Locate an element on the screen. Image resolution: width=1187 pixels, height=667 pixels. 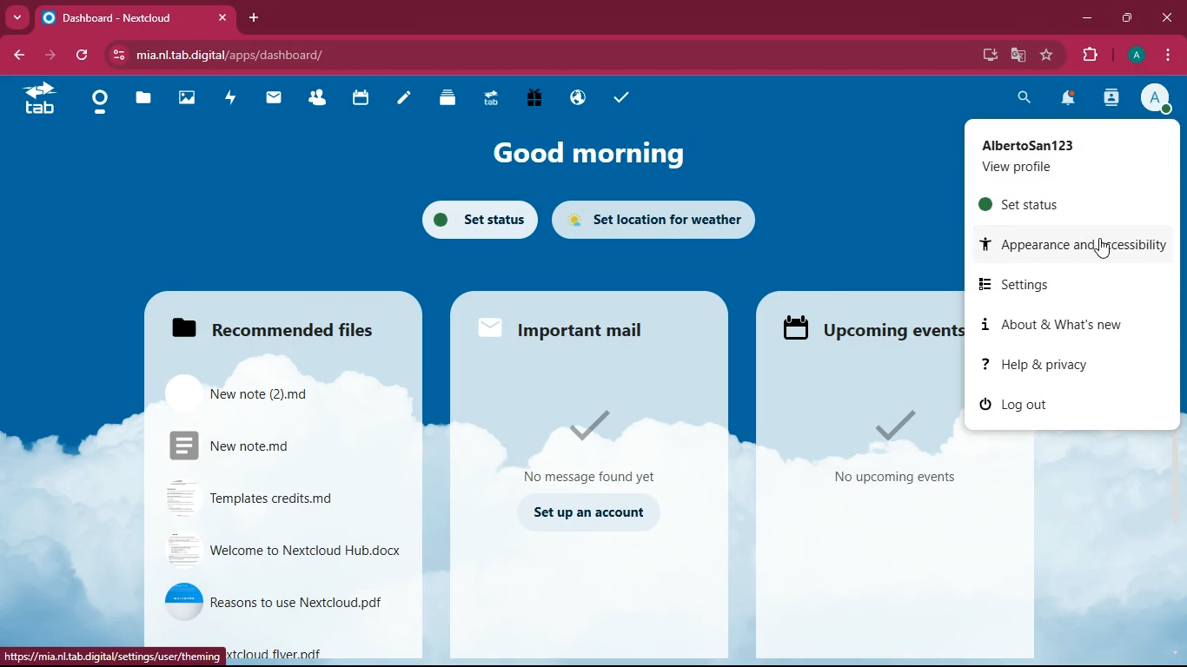
public is located at coordinates (575, 97).